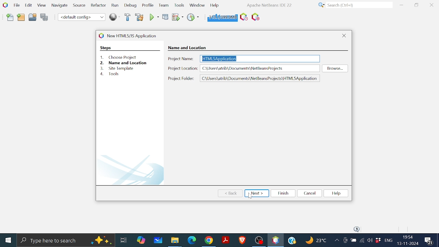 This screenshot has height=247, width=439. What do you see at coordinates (180, 58) in the screenshot?
I see `Project Name:` at bounding box center [180, 58].